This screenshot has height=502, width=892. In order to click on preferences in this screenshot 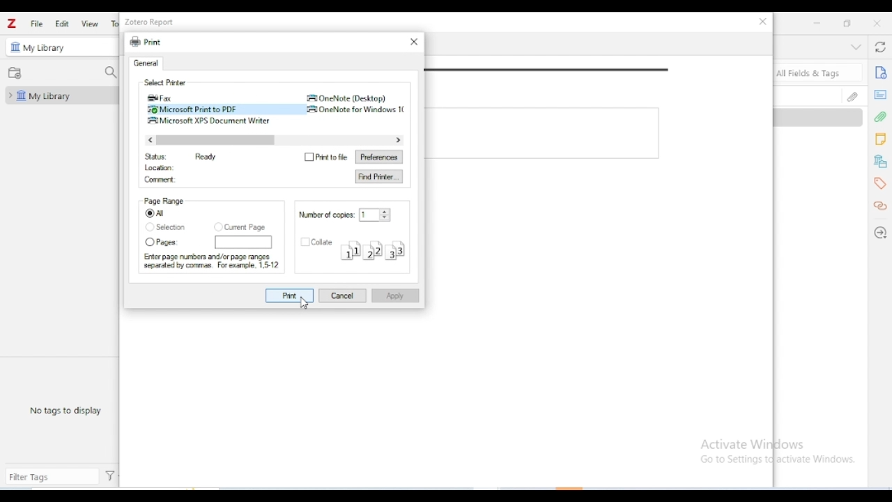, I will do `click(378, 156)`.